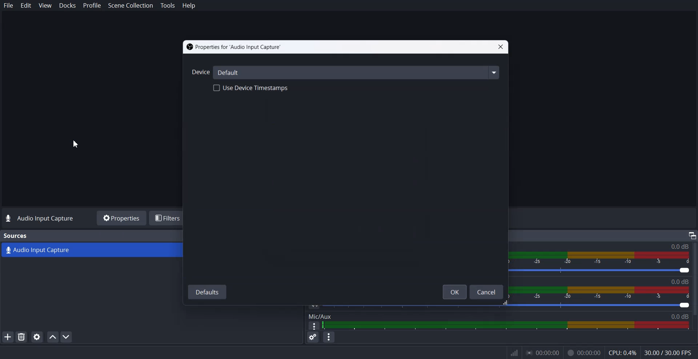 This screenshot has height=359, width=698. What do you see at coordinates (314, 326) in the screenshot?
I see `More ` at bounding box center [314, 326].